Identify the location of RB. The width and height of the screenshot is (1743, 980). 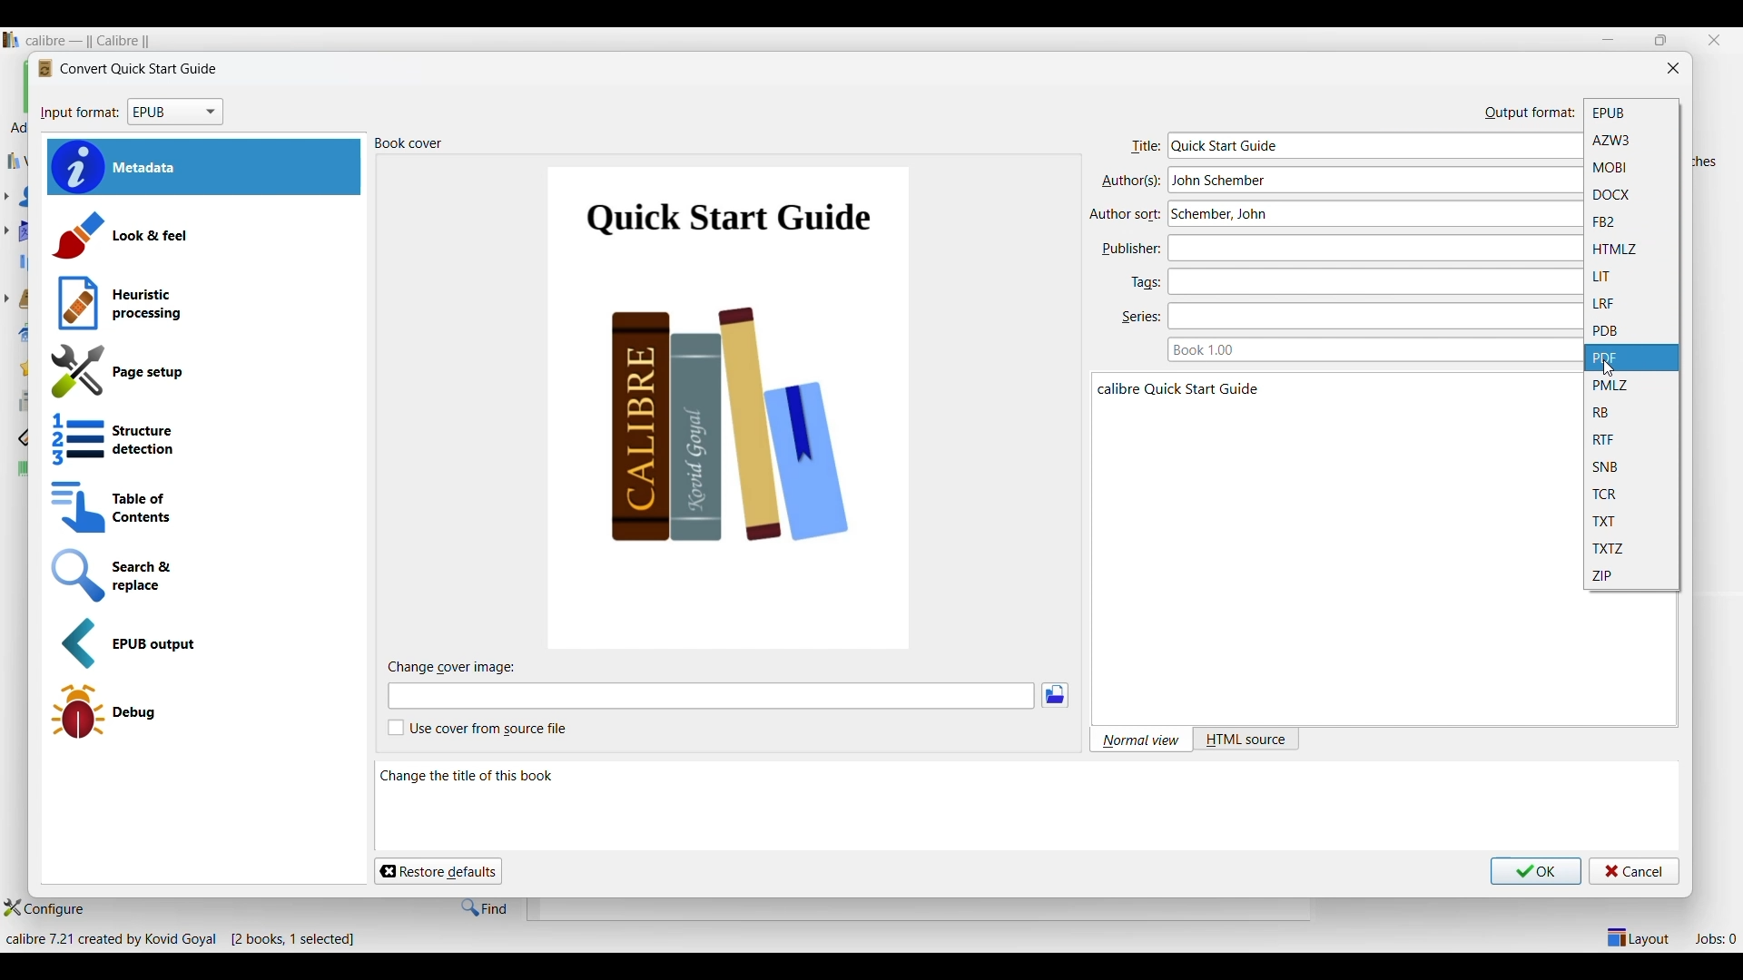
(1631, 413).